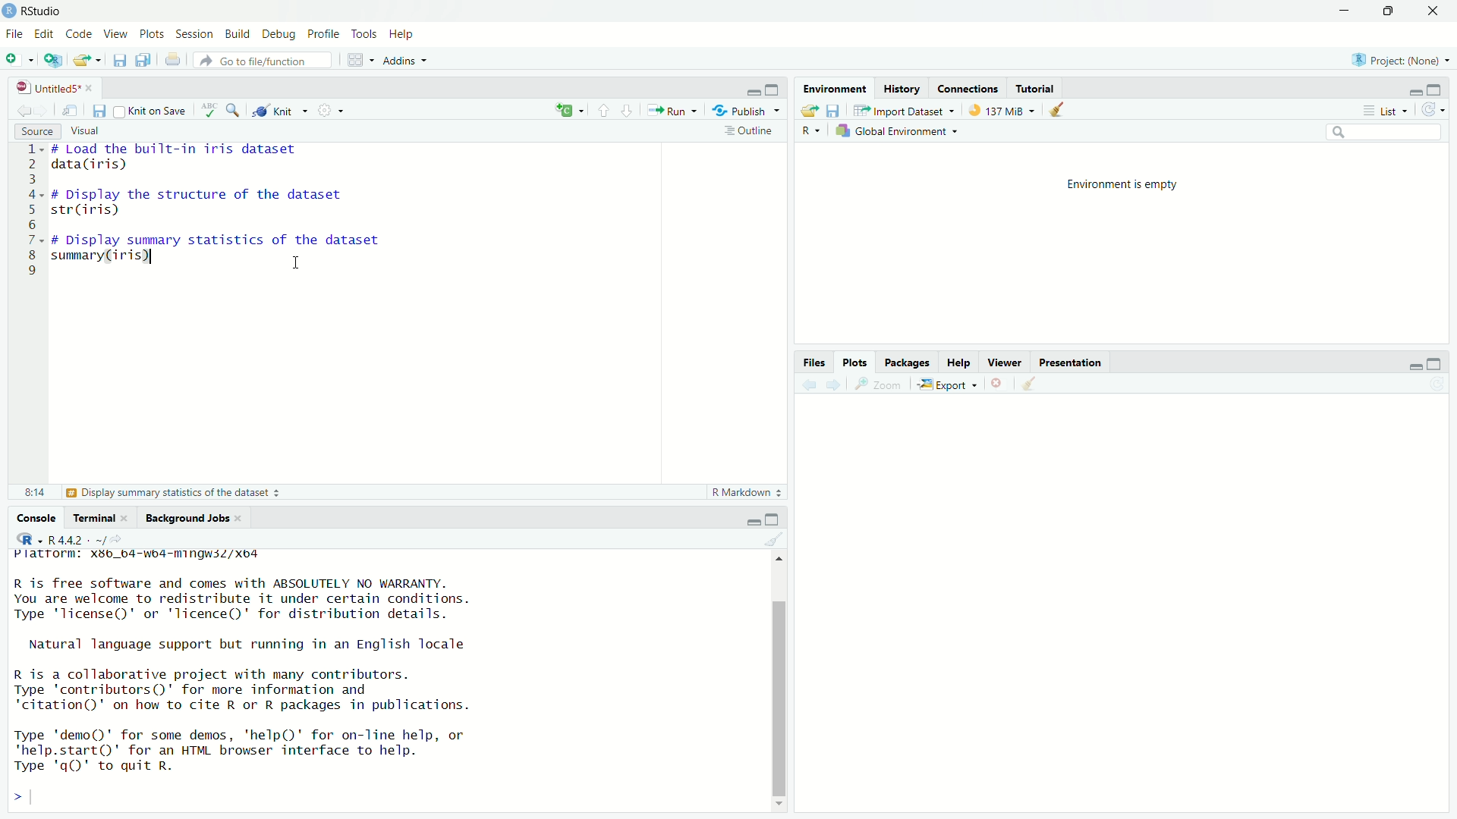 This screenshot has height=819, width=1457. Describe the element at coordinates (209, 111) in the screenshot. I see `Spell Check` at that location.